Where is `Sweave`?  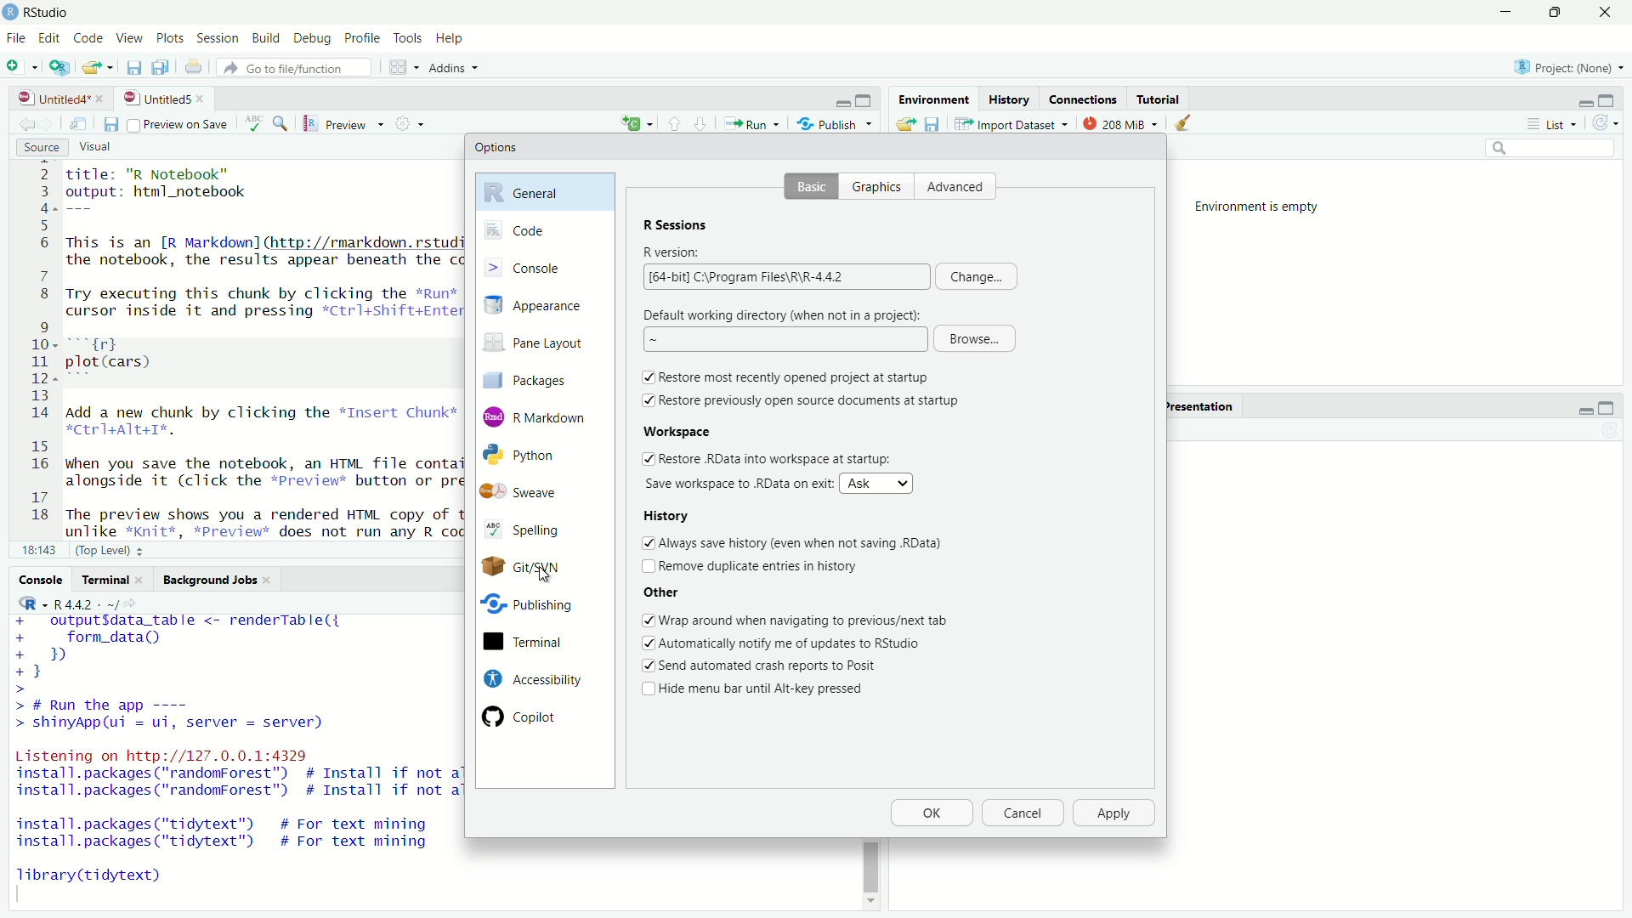 Sweave is located at coordinates (530, 492).